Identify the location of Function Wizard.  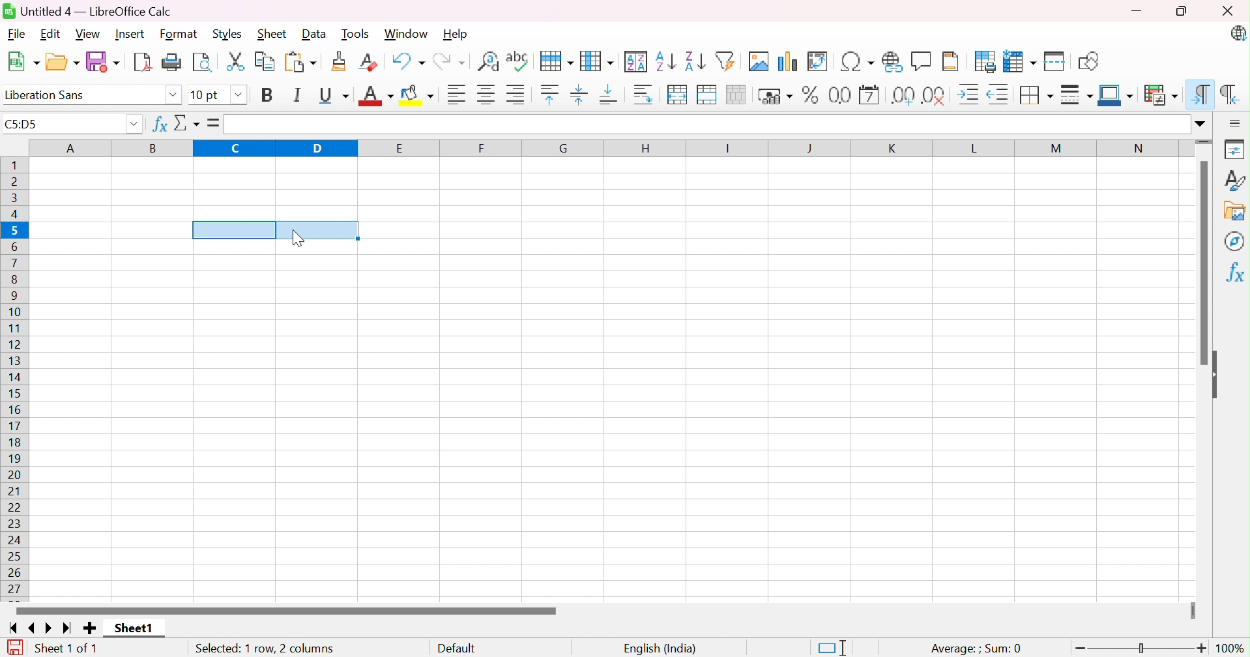
(158, 125).